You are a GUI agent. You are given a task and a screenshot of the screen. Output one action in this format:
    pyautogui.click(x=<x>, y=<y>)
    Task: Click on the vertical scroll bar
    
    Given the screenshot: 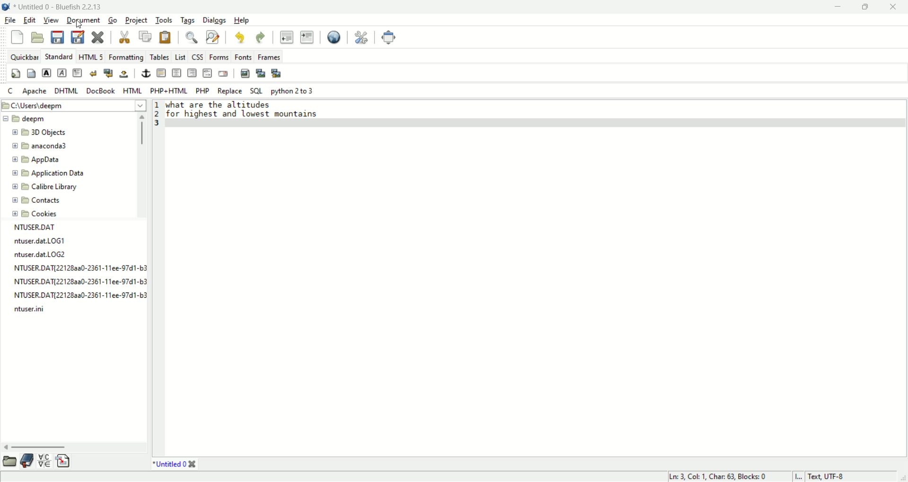 What is the action you would take?
    pyautogui.click(x=142, y=167)
    